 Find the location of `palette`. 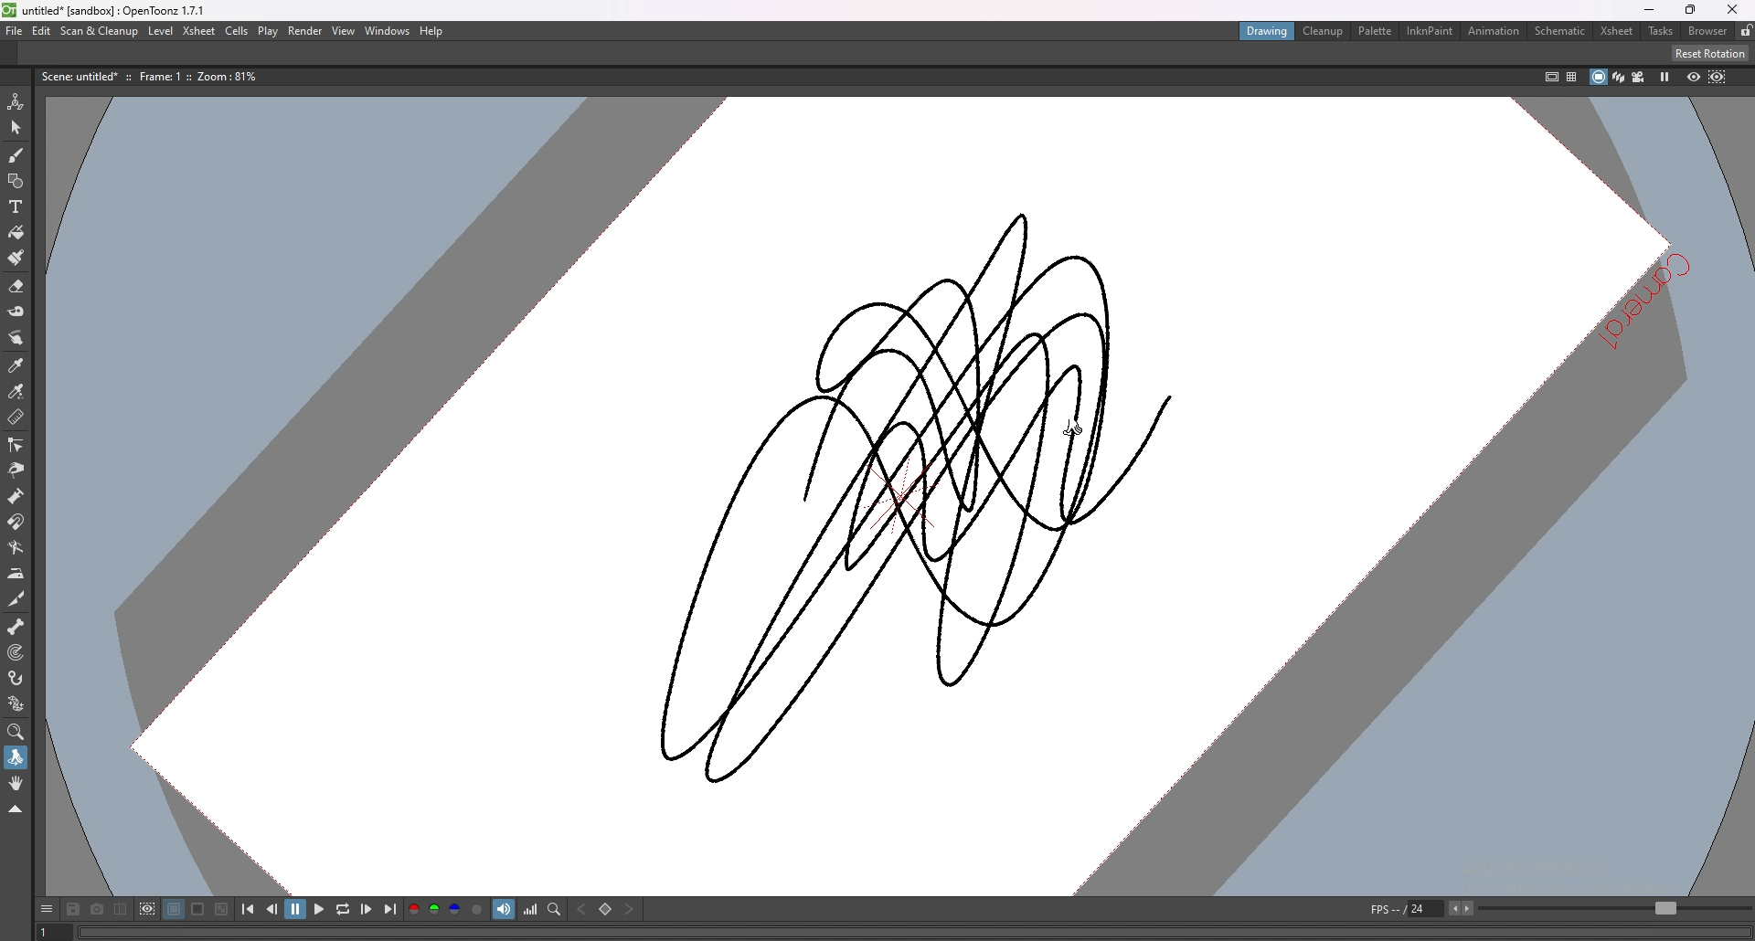

palette is located at coordinates (1376, 32).